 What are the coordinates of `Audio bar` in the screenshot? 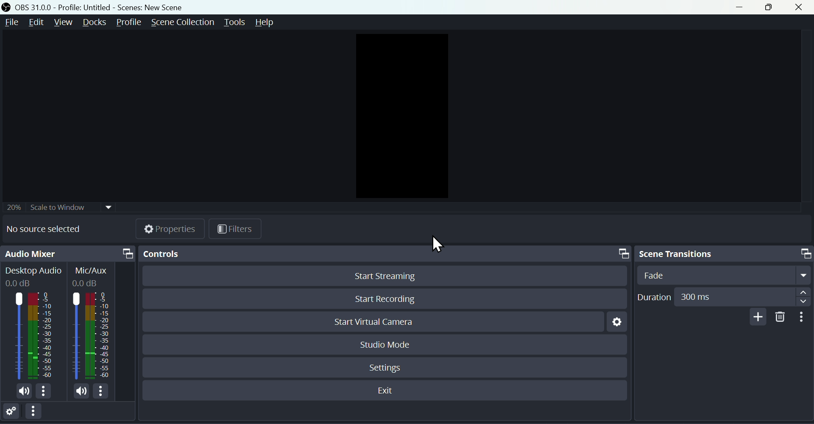 It's located at (31, 335).